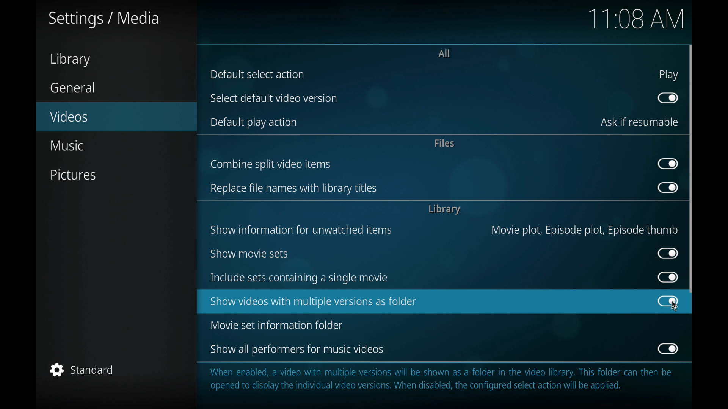 This screenshot has width=728, height=409. What do you see at coordinates (297, 349) in the screenshot?
I see `show all performers for music videos` at bounding box center [297, 349].